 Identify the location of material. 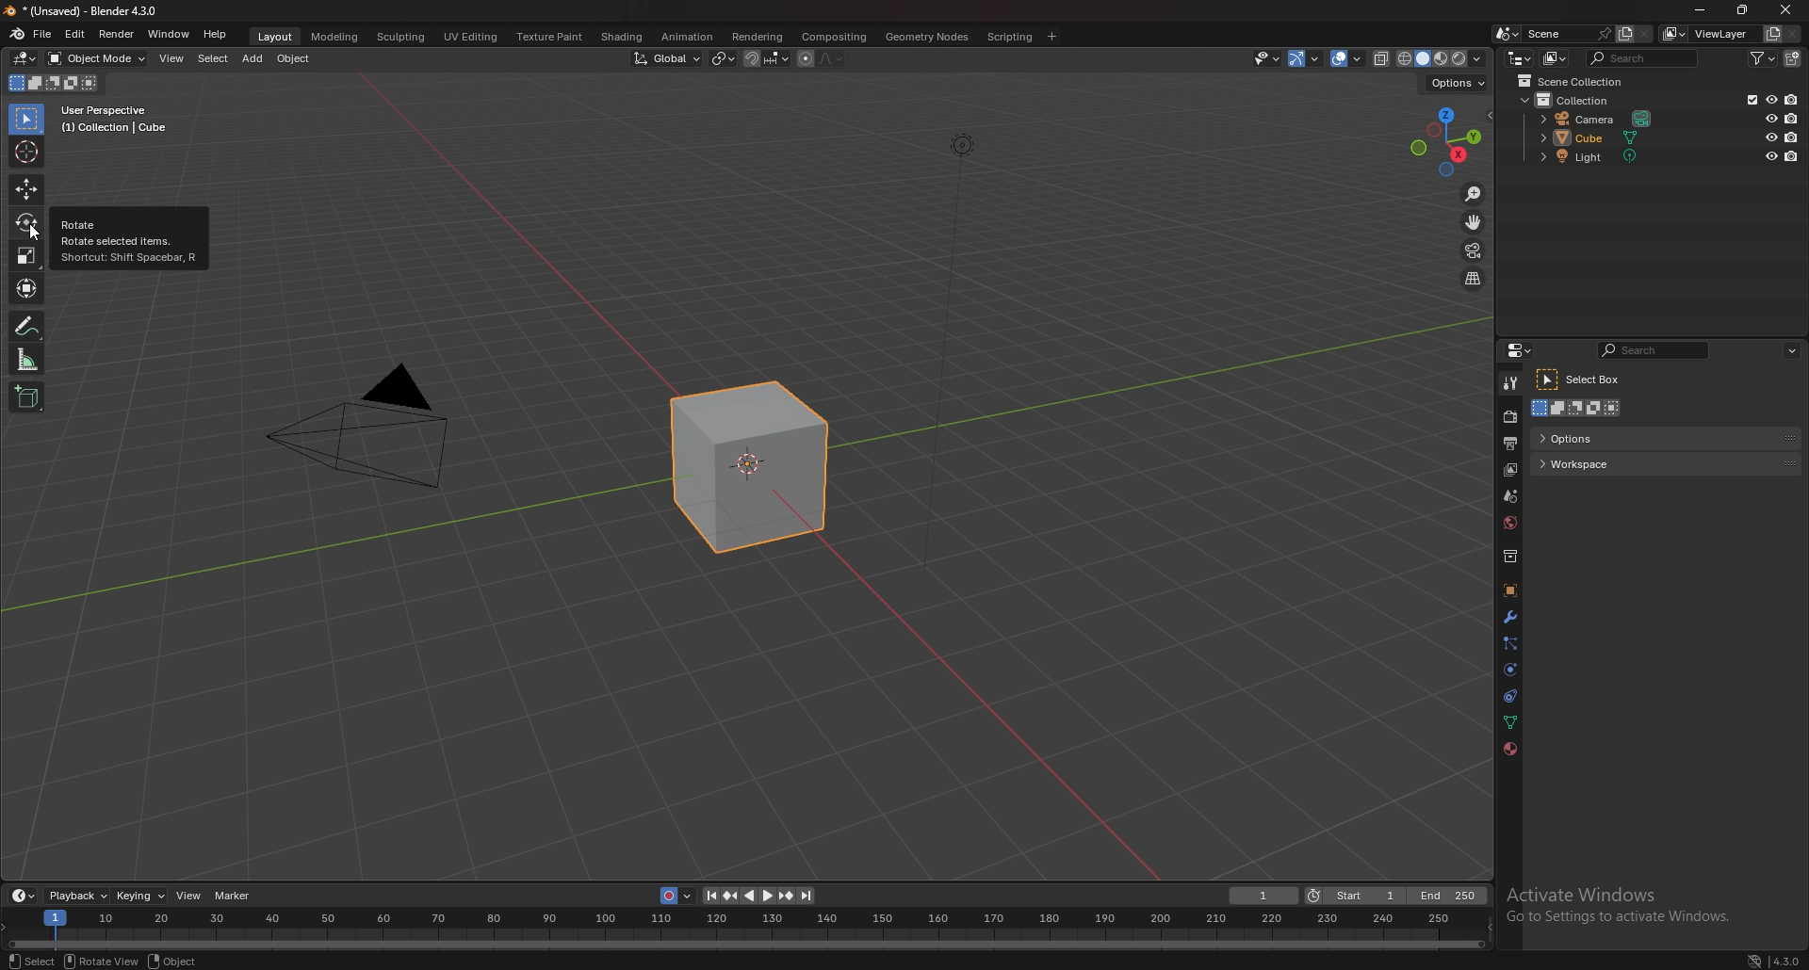
(1509, 749).